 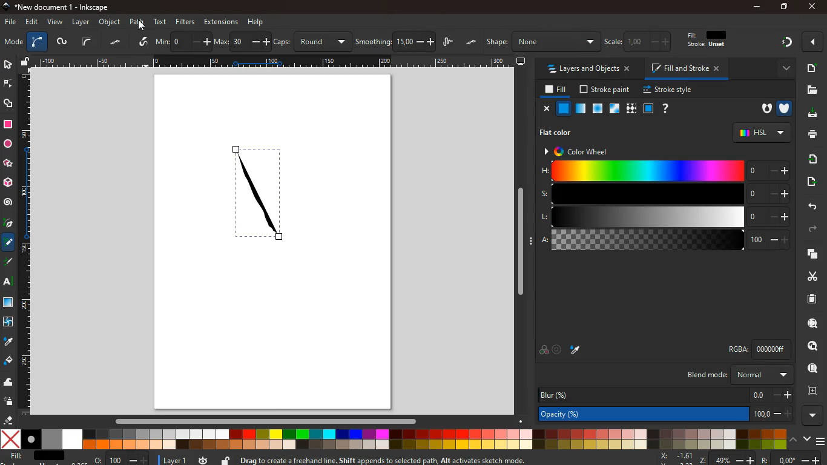 I want to click on diagram, so click(x=786, y=44).